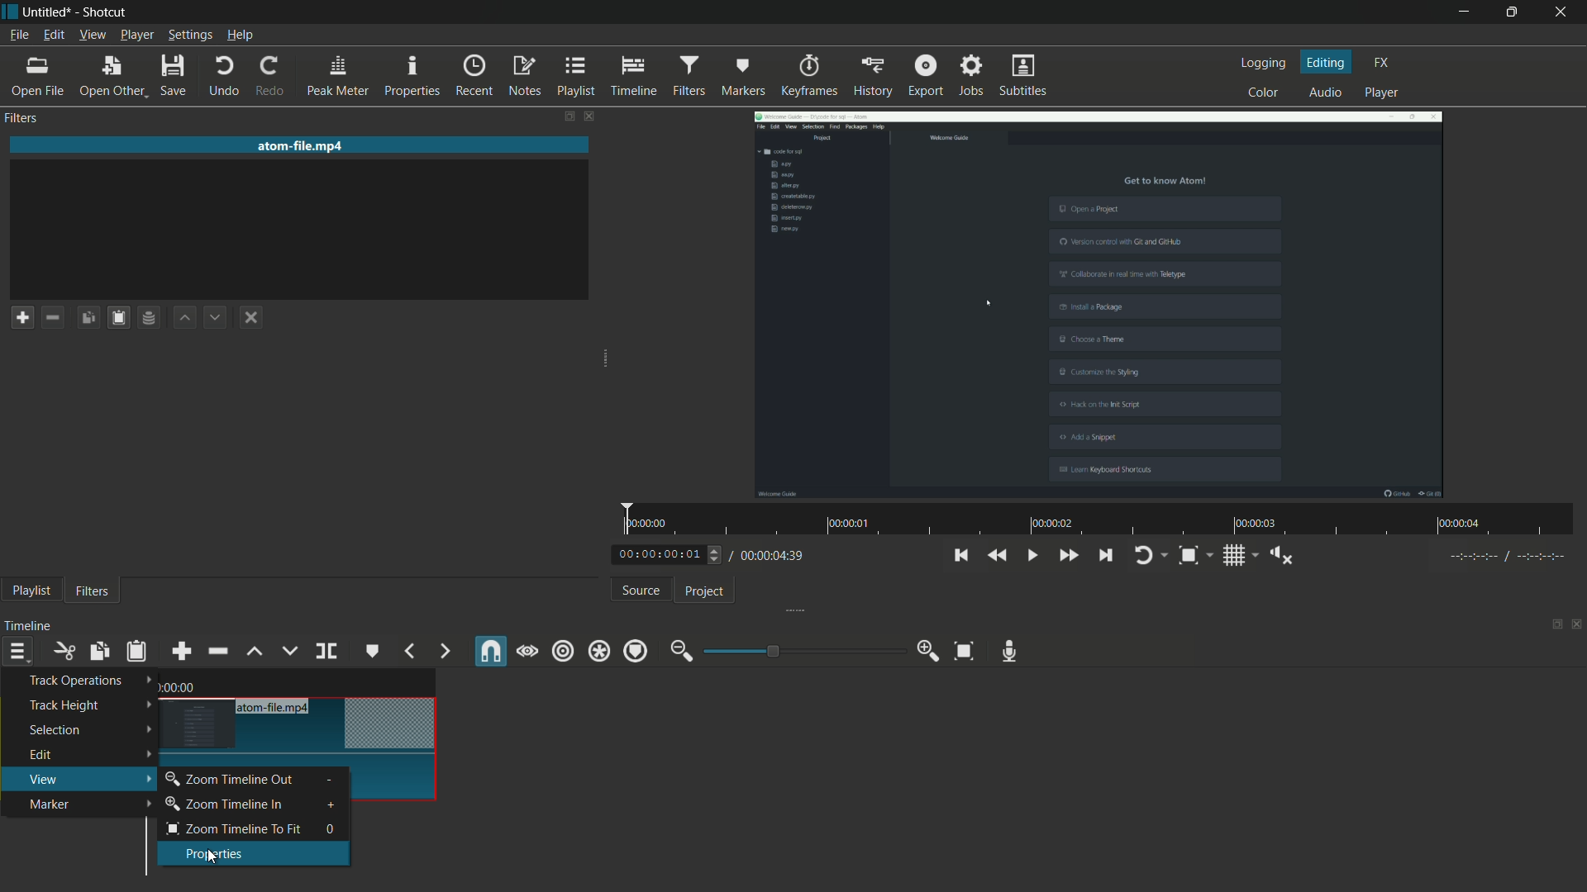 The image size is (1587, 892). What do you see at coordinates (334, 831) in the screenshot?
I see `0` at bounding box center [334, 831].